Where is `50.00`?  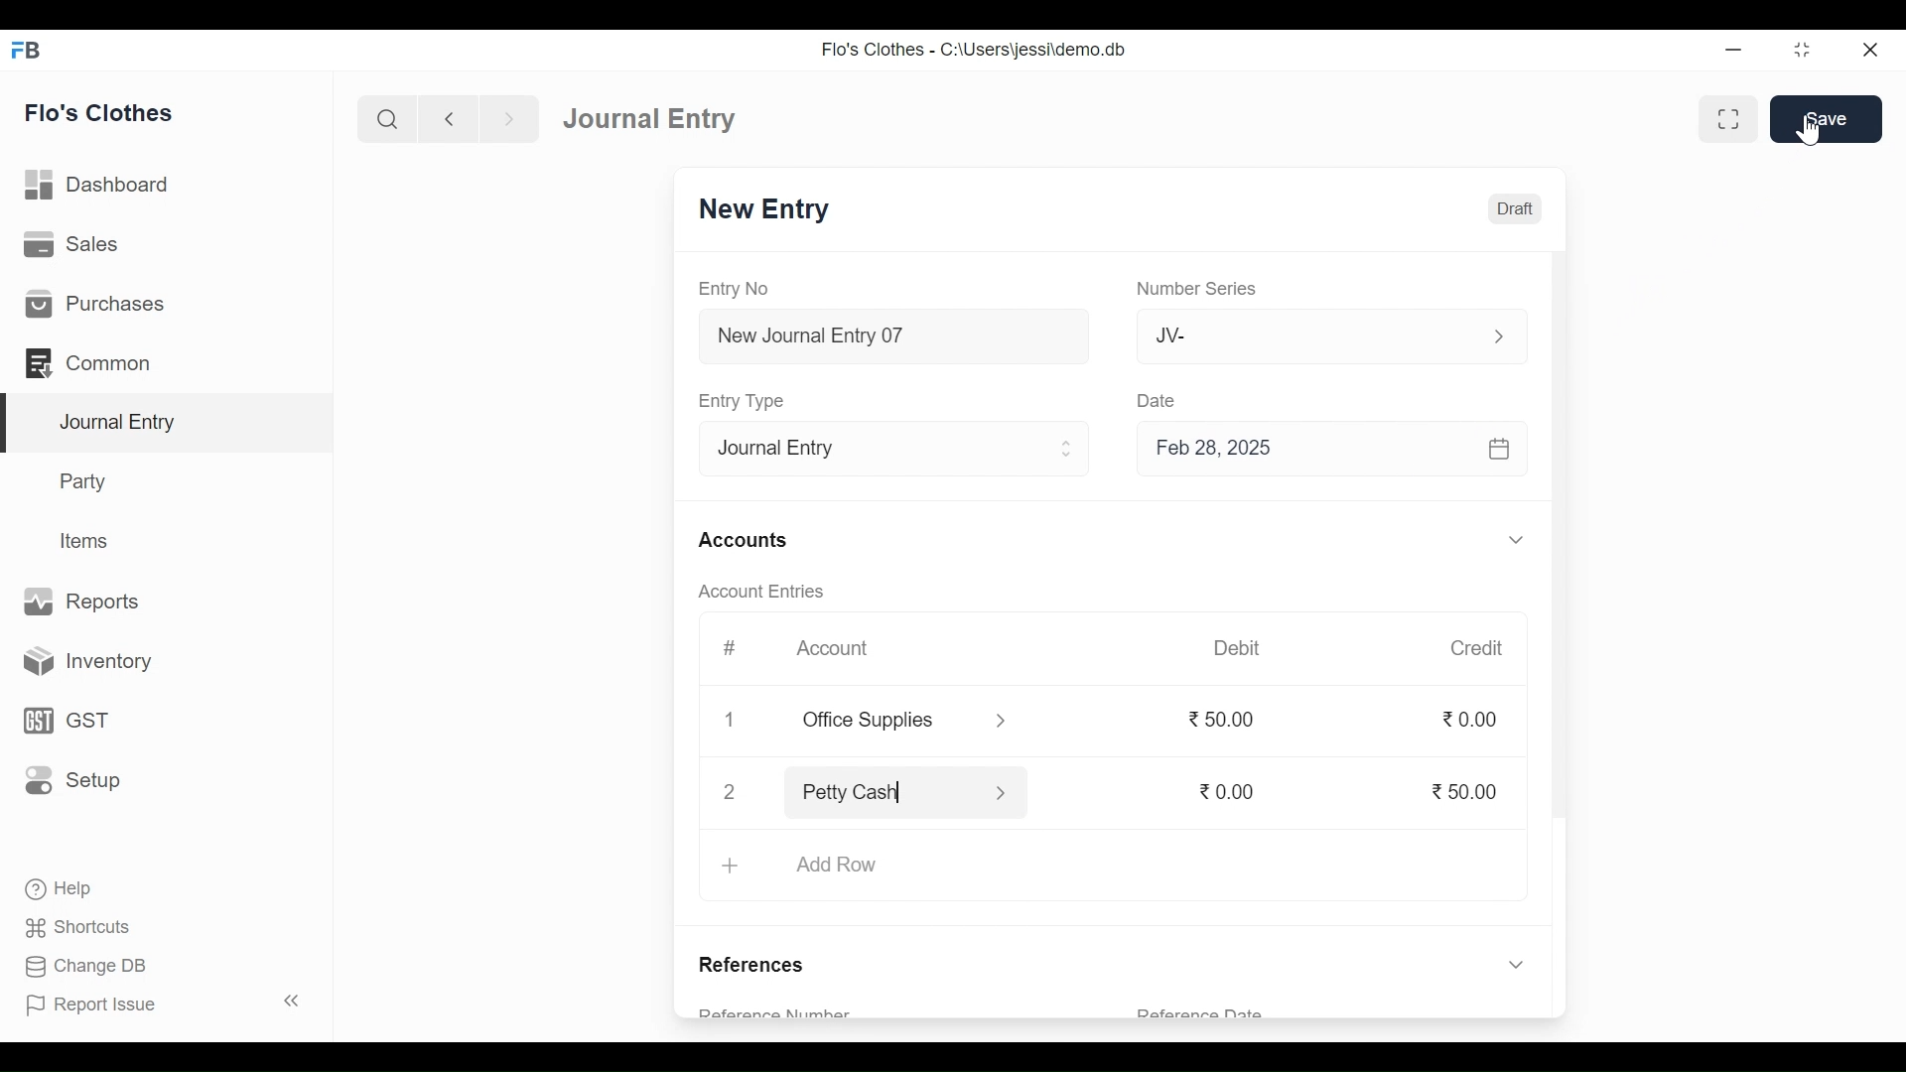 50.00 is located at coordinates (1465, 793).